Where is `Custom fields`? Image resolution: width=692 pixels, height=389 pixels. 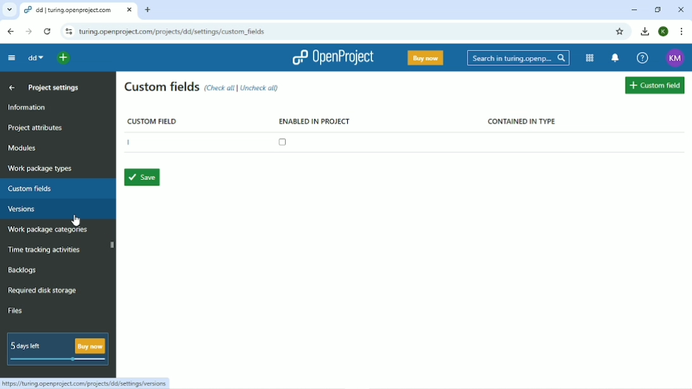
Custom fields is located at coordinates (34, 189).